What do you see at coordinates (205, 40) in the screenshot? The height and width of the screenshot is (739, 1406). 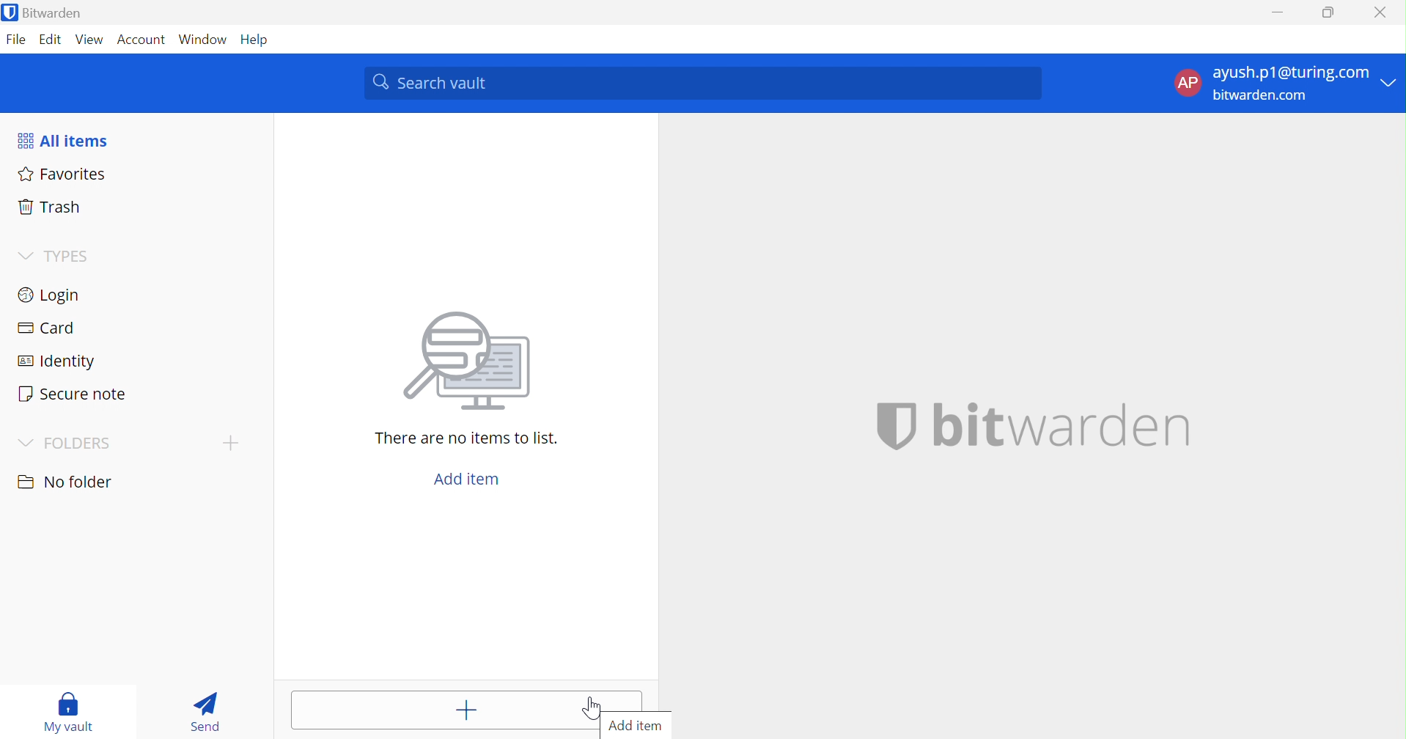 I see `Windows` at bounding box center [205, 40].